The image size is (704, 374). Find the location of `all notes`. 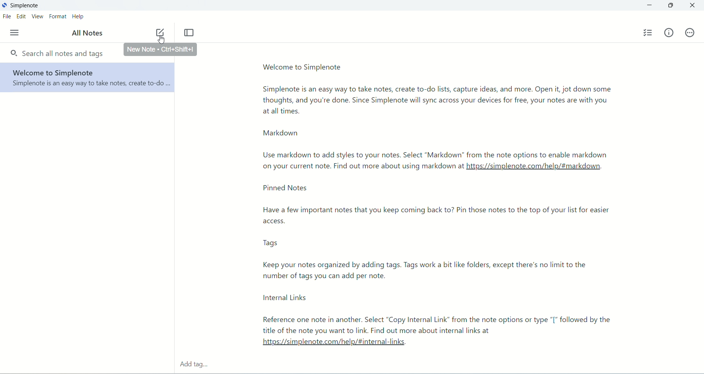

all notes is located at coordinates (89, 34).